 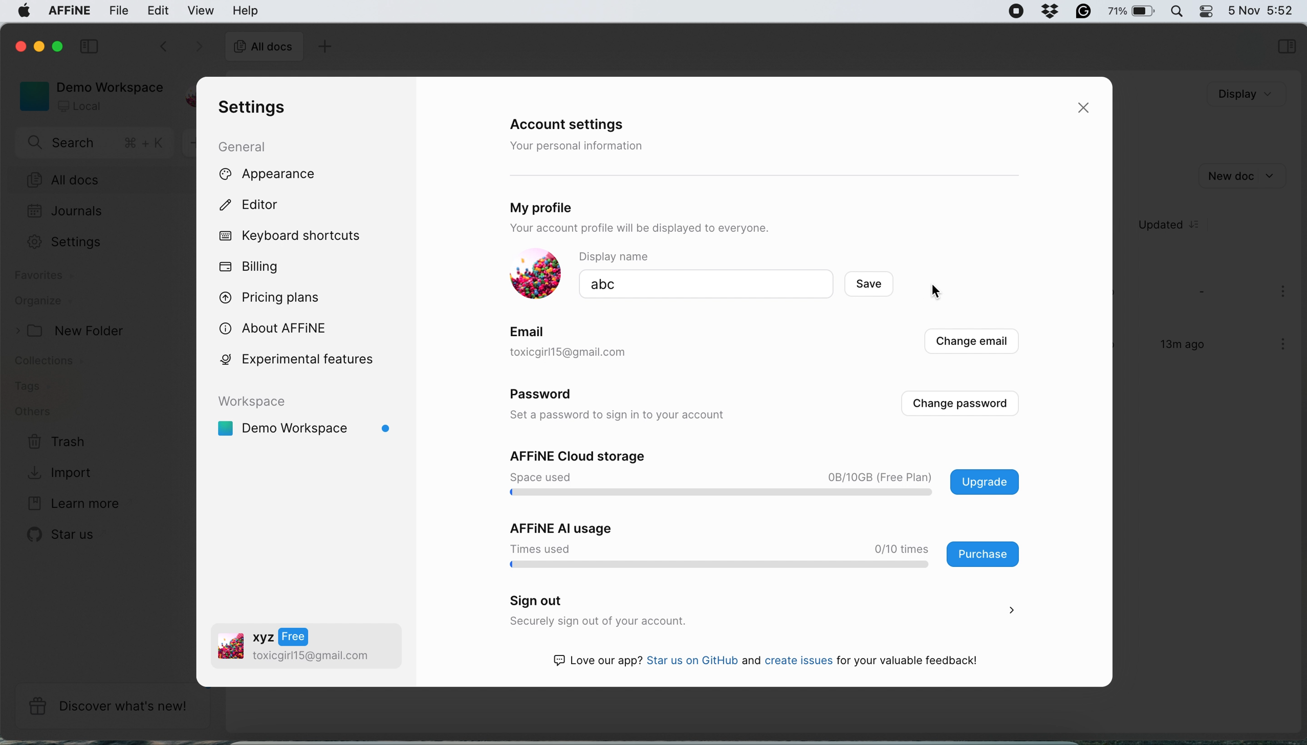 I want to click on Settings, so click(x=76, y=242).